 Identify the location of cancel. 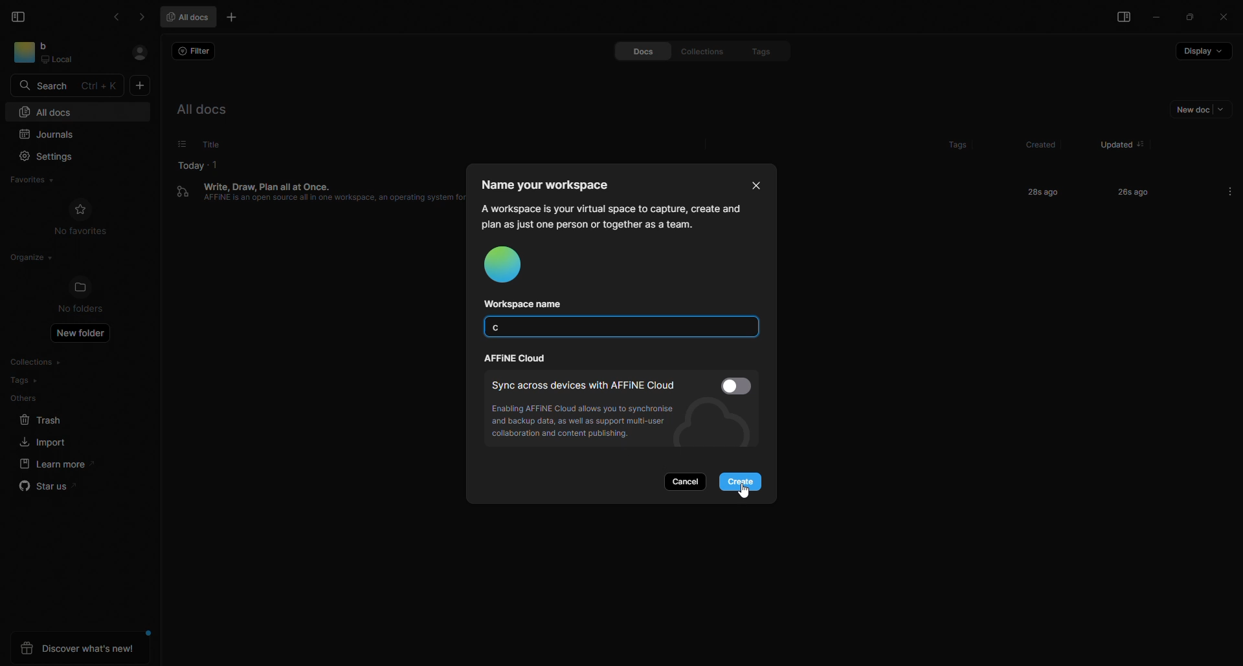
(689, 481).